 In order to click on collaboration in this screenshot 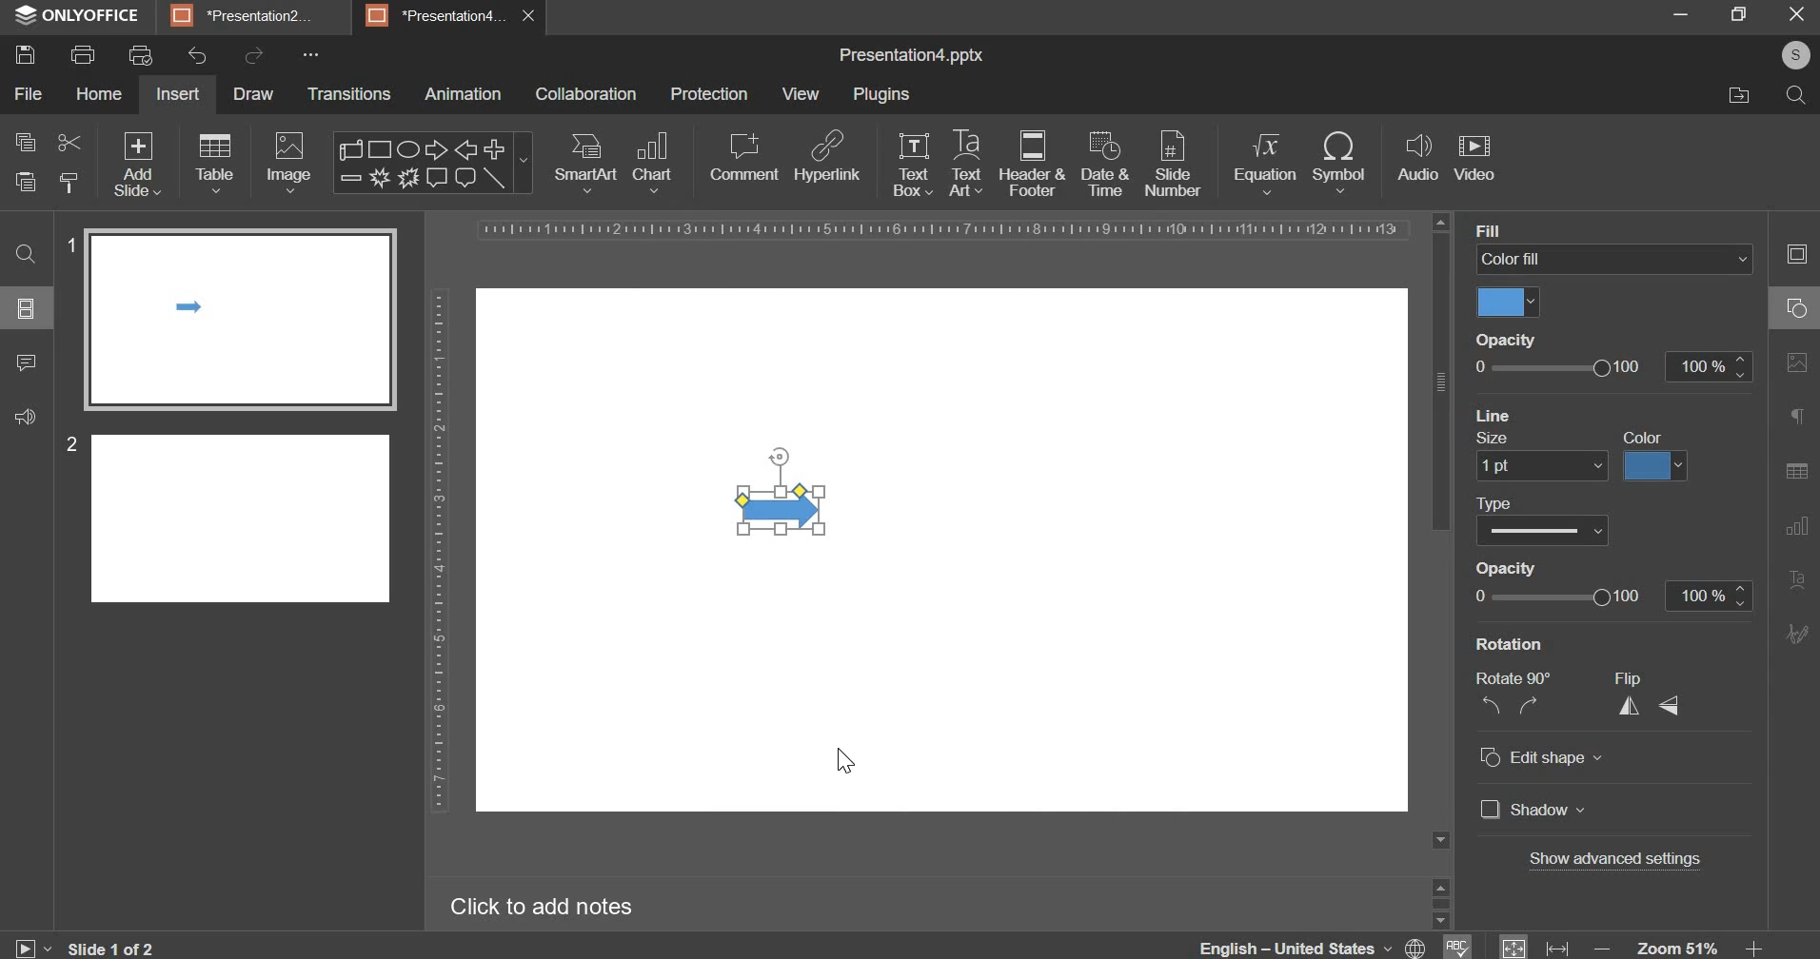, I will do `click(588, 94)`.